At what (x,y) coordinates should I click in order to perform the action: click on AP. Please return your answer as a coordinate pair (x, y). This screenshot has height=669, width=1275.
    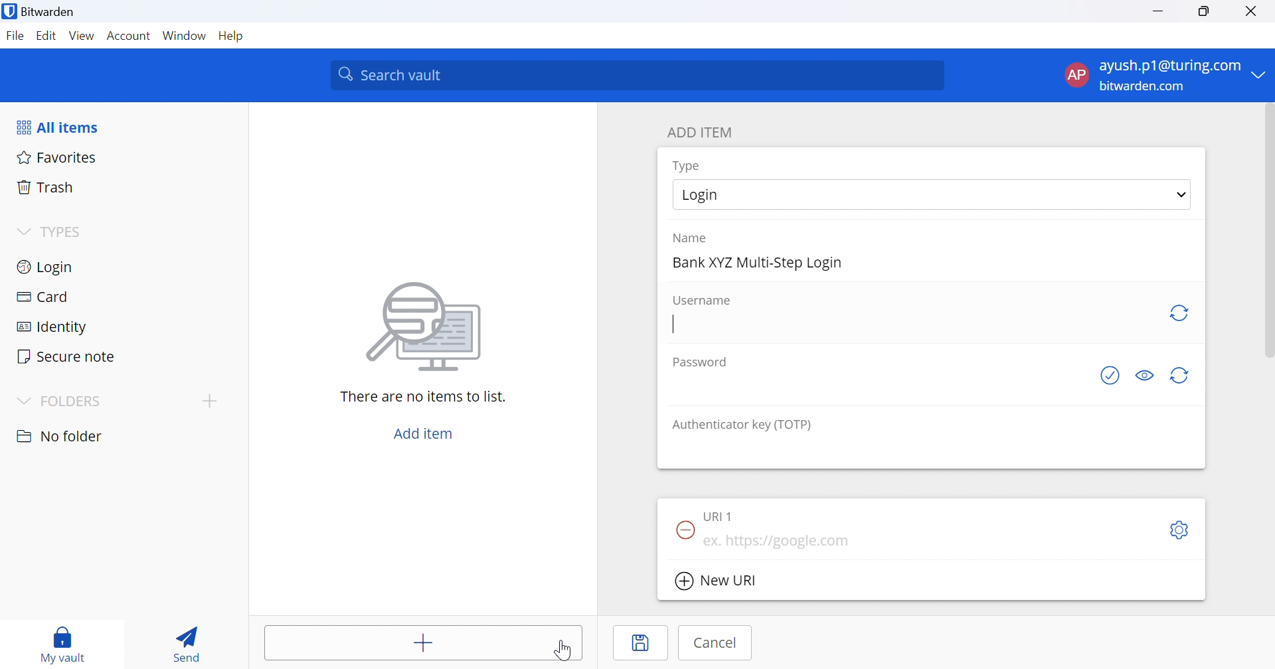
    Looking at the image, I should click on (1075, 74).